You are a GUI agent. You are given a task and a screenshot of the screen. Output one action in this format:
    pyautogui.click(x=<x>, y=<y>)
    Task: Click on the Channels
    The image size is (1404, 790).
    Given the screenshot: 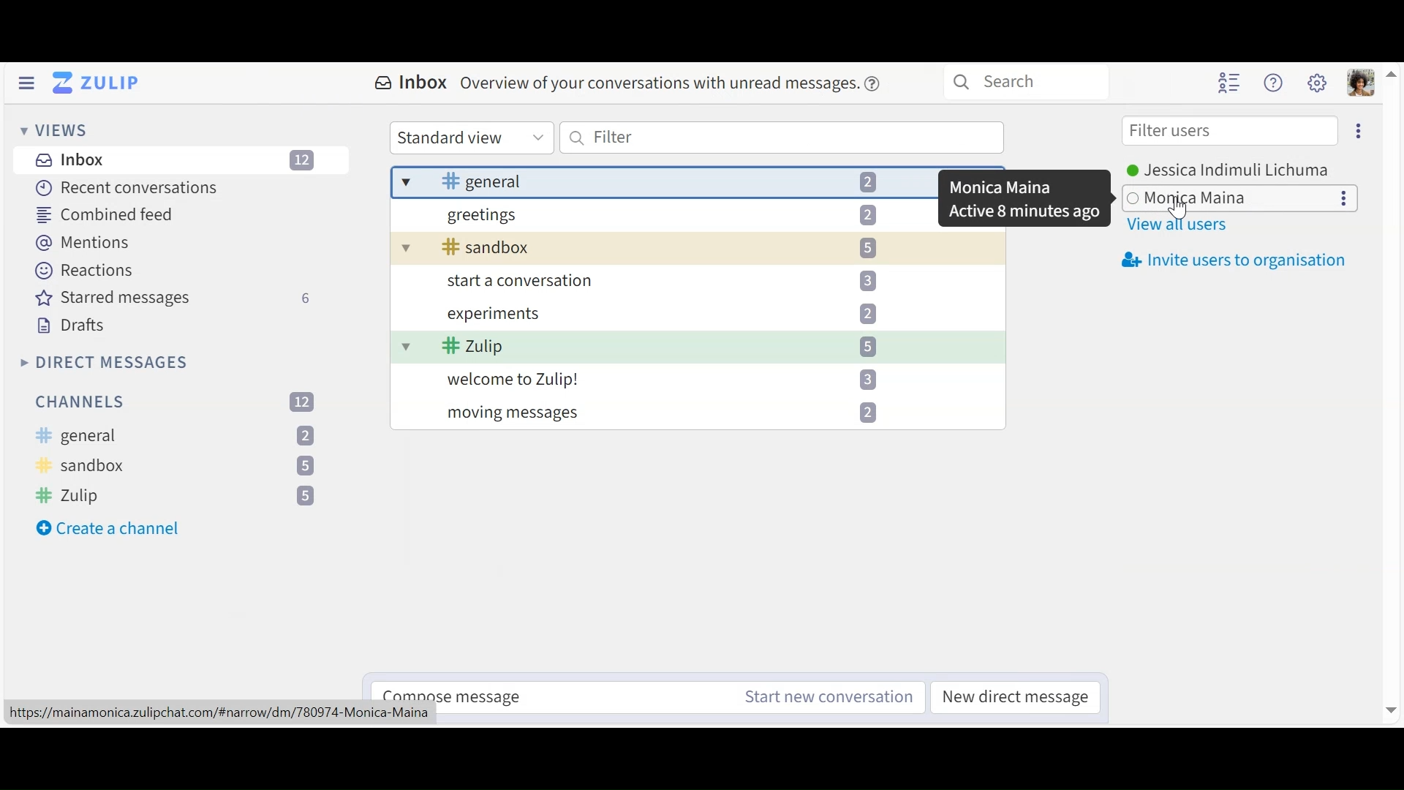 What is the action you would take?
    pyautogui.click(x=178, y=466)
    